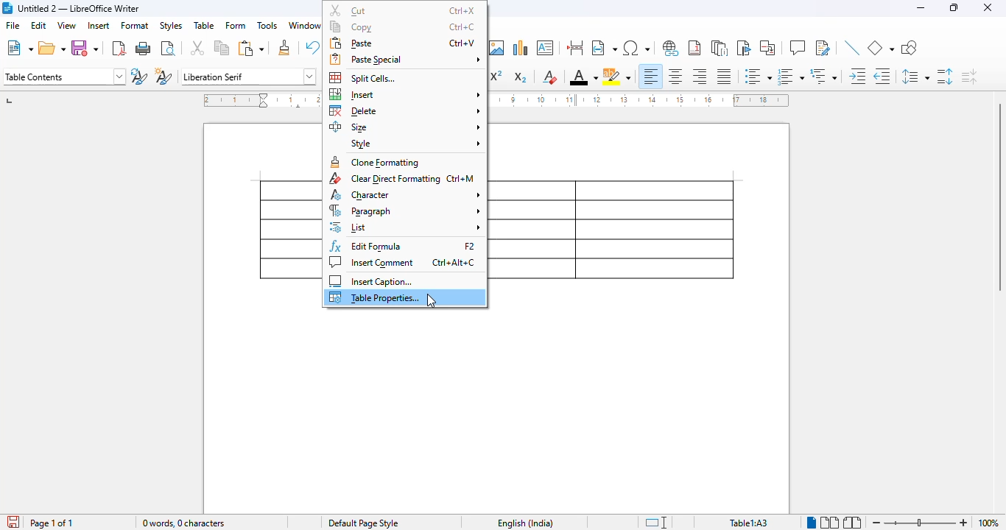  What do you see at coordinates (171, 26) in the screenshot?
I see `styles` at bounding box center [171, 26].